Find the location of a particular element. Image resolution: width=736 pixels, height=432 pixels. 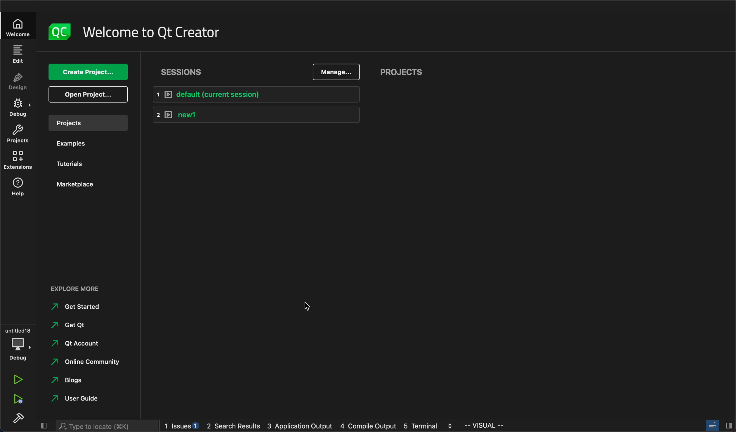

debug is located at coordinates (17, 343).